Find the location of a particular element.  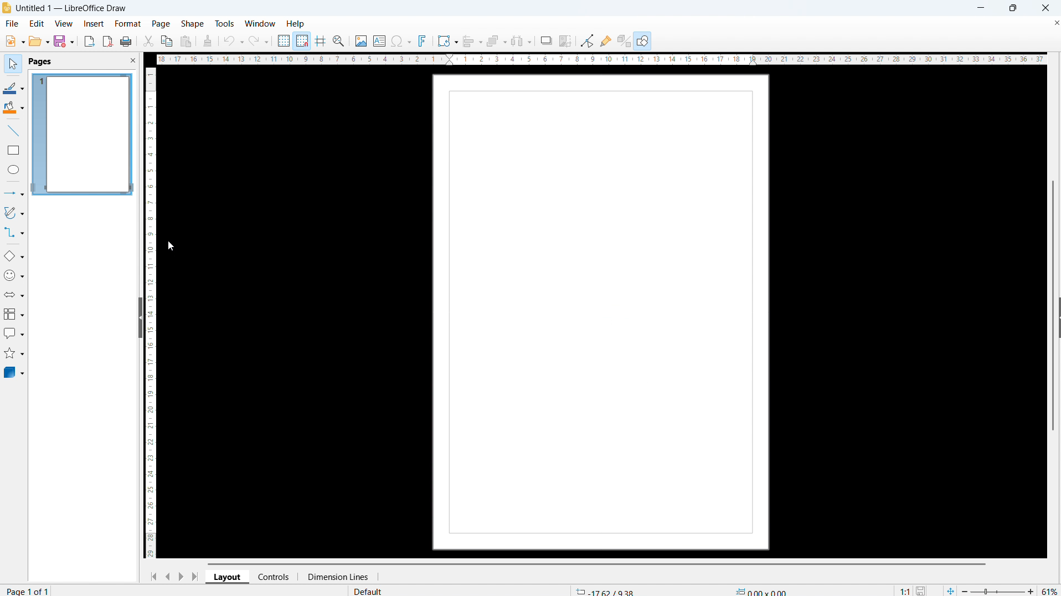

align is located at coordinates (472, 41).